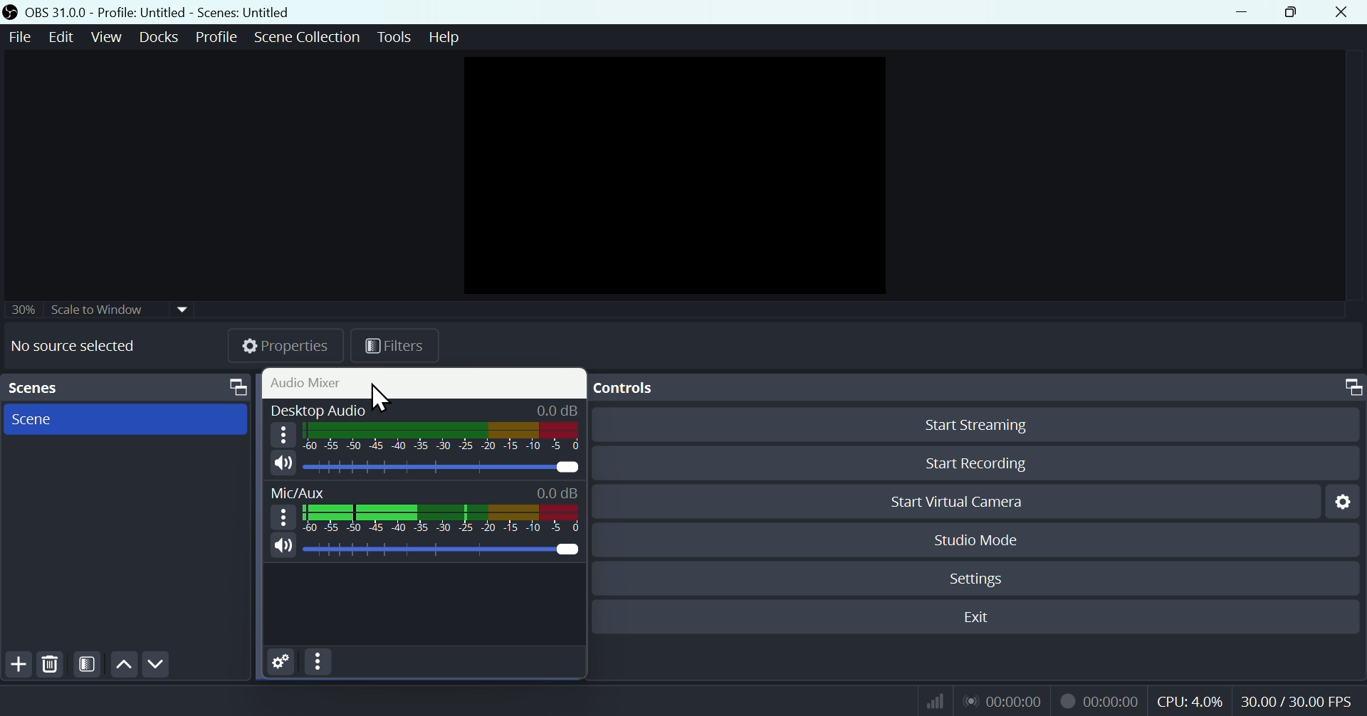 This screenshot has height=716, width=1367. I want to click on 0.0dB, so click(557, 490).